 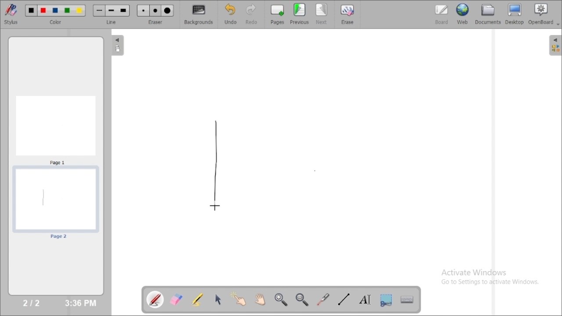 I want to click on previous, so click(x=299, y=14).